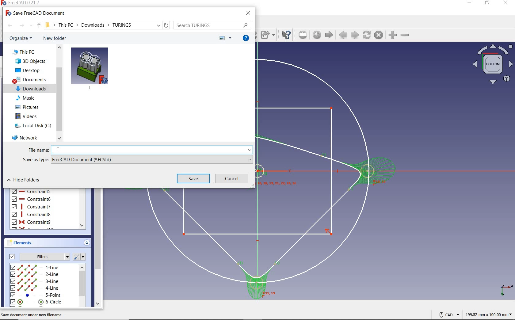 This screenshot has width=515, height=320. Describe the element at coordinates (30, 80) in the screenshot. I see `documents` at that location.